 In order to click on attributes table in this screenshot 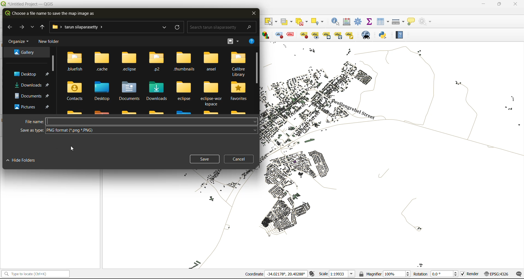, I will do `click(383, 22)`.